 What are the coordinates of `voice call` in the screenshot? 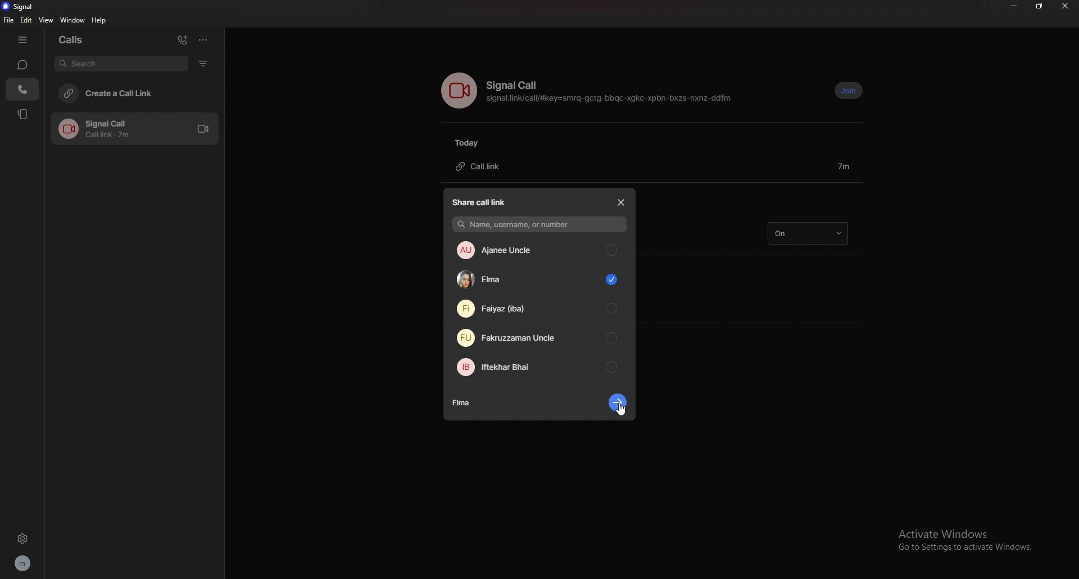 It's located at (459, 91).